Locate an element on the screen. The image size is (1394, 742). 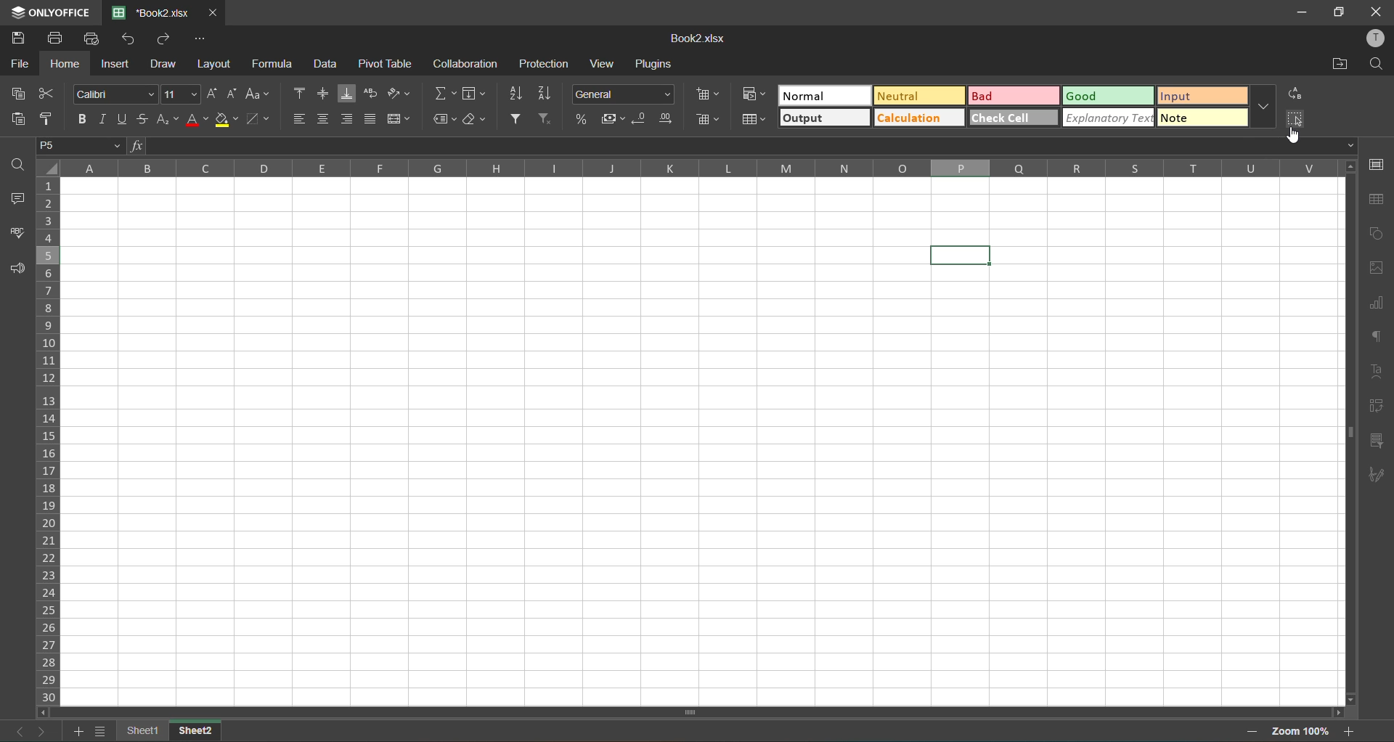
sub/superscript is located at coordinates (168, 120).